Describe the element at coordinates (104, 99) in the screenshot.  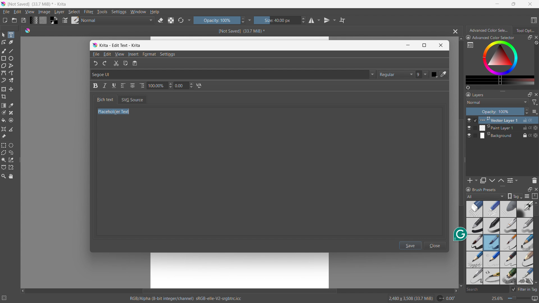
I see `Rich text` at that location.